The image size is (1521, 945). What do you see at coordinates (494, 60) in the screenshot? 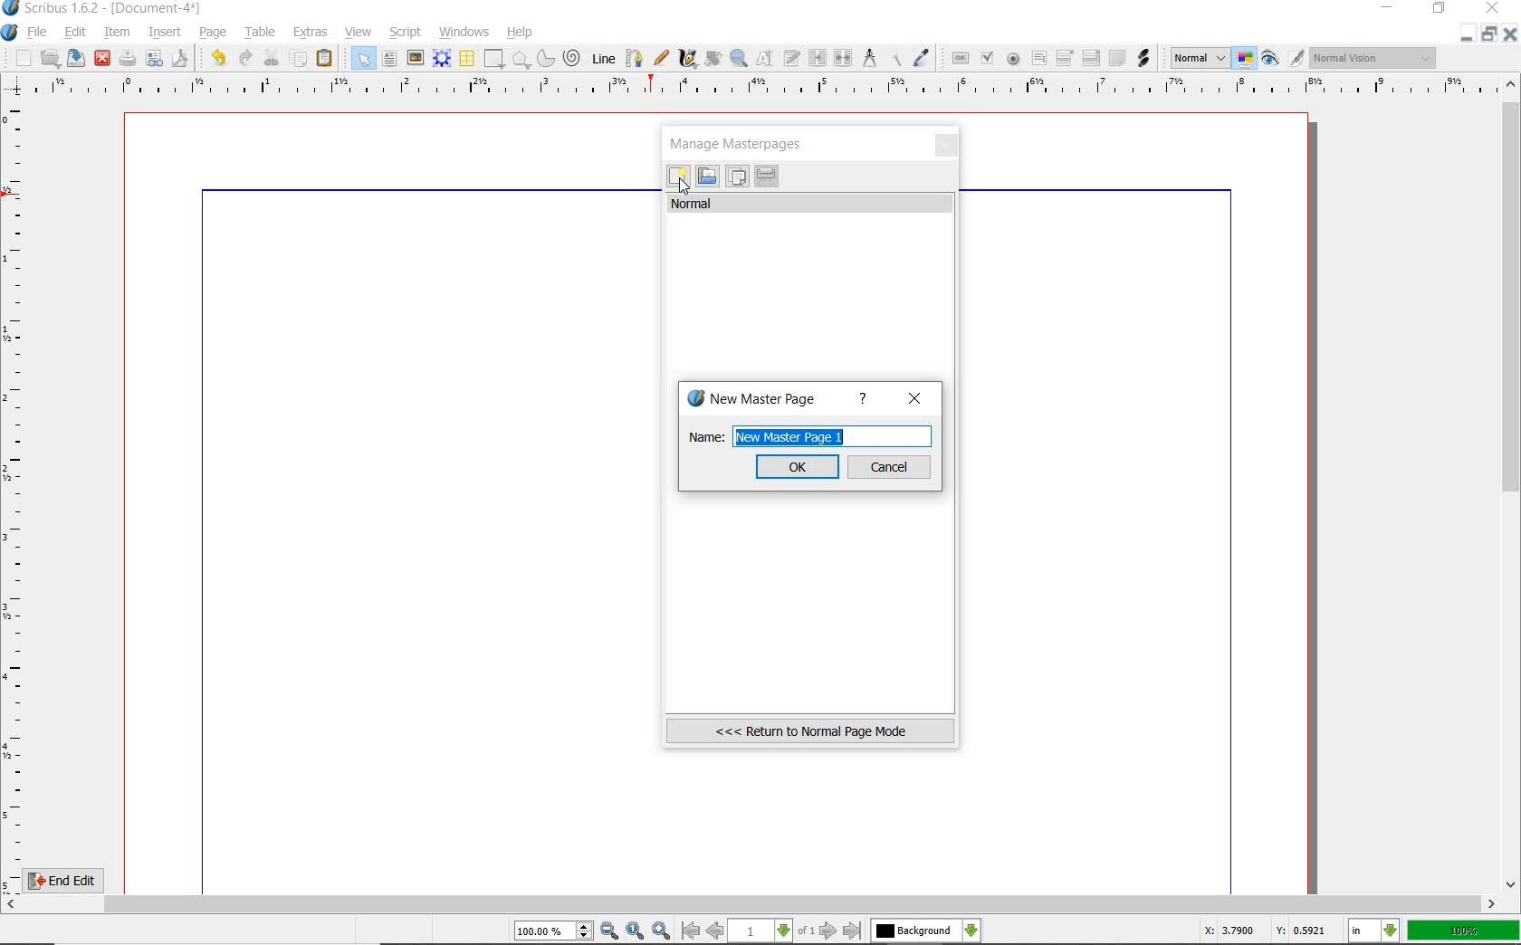
I see `shape` at bounding box center [494, 60].